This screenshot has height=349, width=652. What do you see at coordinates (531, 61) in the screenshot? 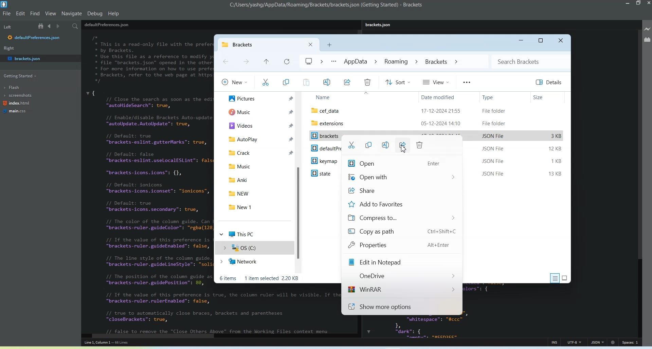
I see `Search Bar` at bounding box center [531, 61].